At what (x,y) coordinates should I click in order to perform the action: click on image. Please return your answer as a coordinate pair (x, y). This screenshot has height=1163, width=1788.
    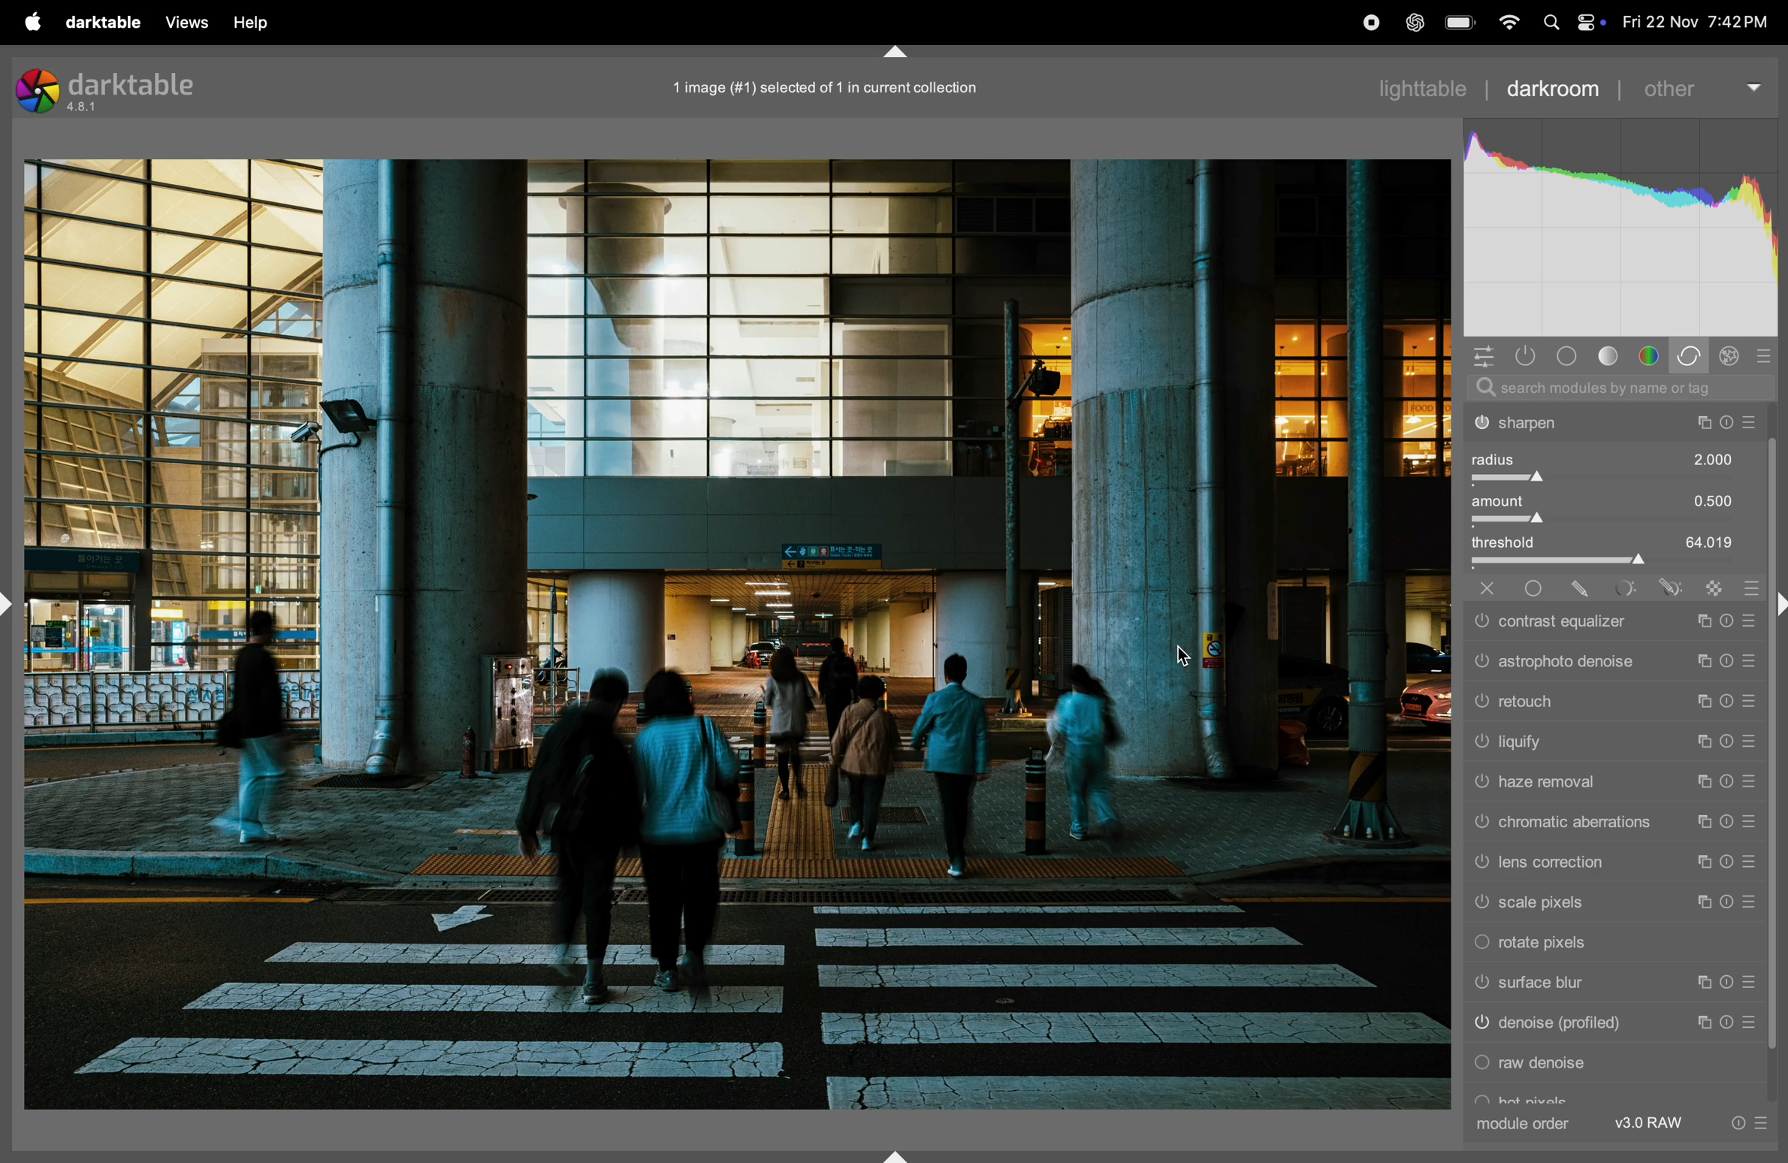
    Looking at the image, I should click on (735, 636).